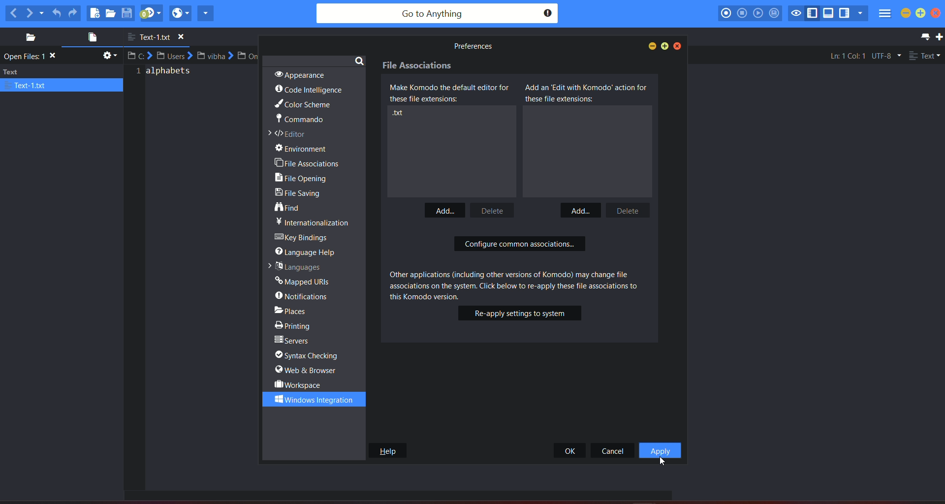 This screenshot has width=945, height=504. I want to click on file path, so click(194, 56).